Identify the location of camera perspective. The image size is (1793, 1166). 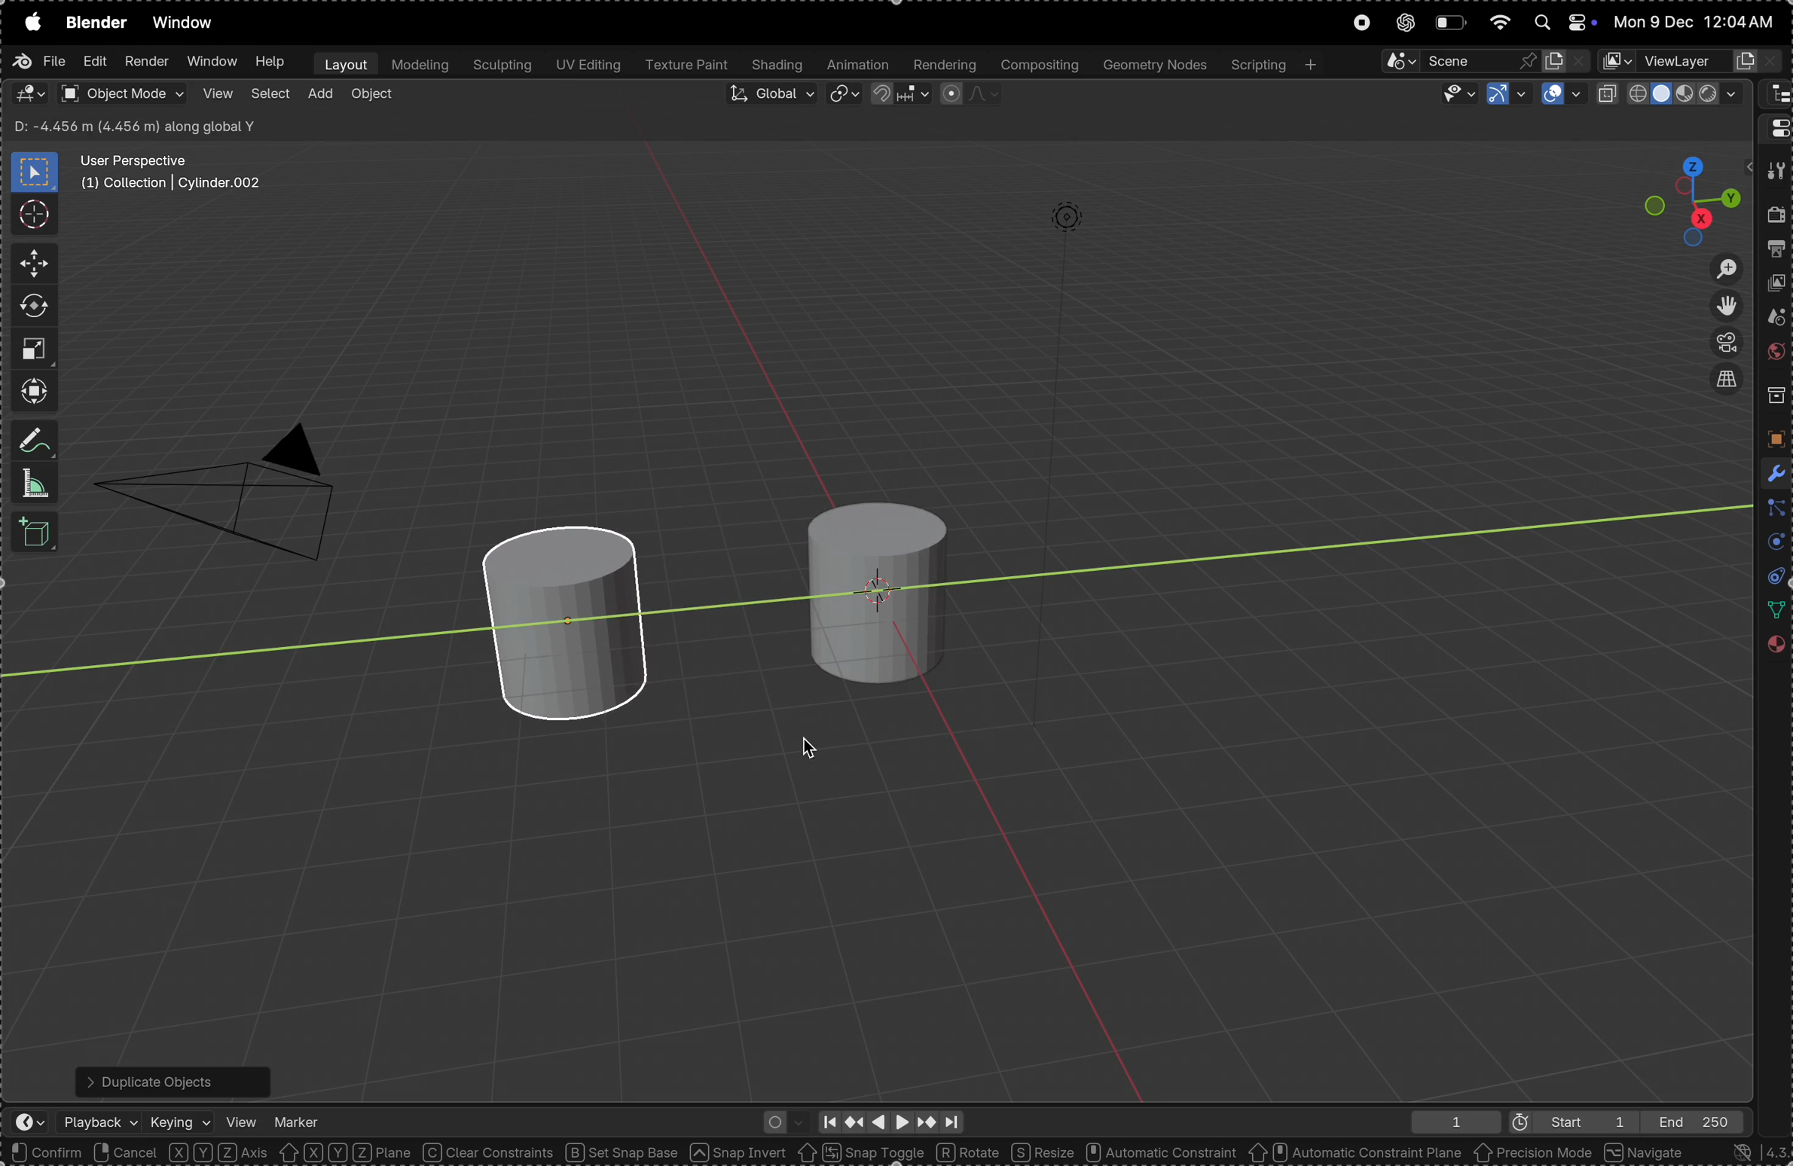
(228, 483).